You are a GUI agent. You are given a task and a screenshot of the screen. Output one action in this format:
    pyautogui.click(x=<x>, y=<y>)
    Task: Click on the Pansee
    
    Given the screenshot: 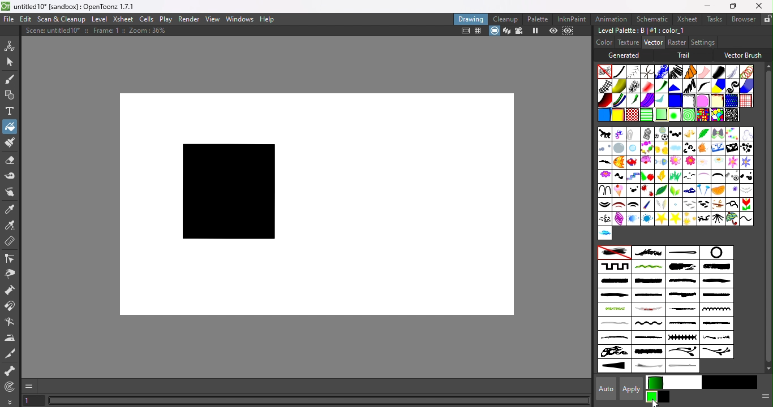 What is the action you would take?
    pyautogui.click(x=732, y=190)
    